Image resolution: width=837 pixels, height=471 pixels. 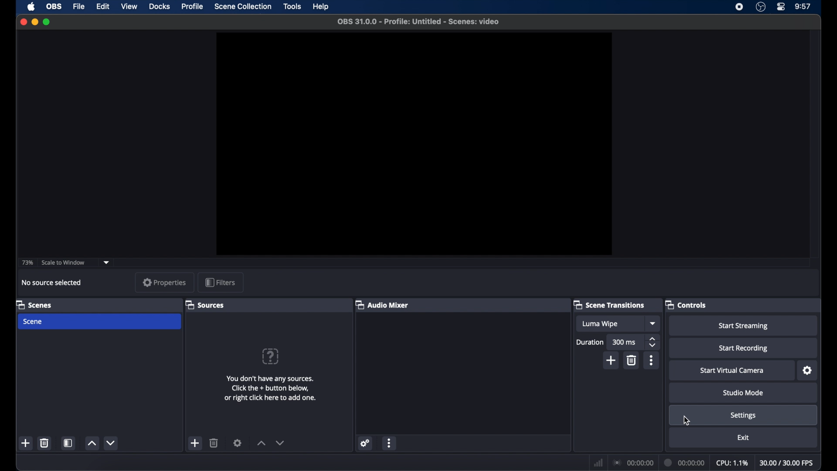 I want to click on view, so click(x=129, y=7).